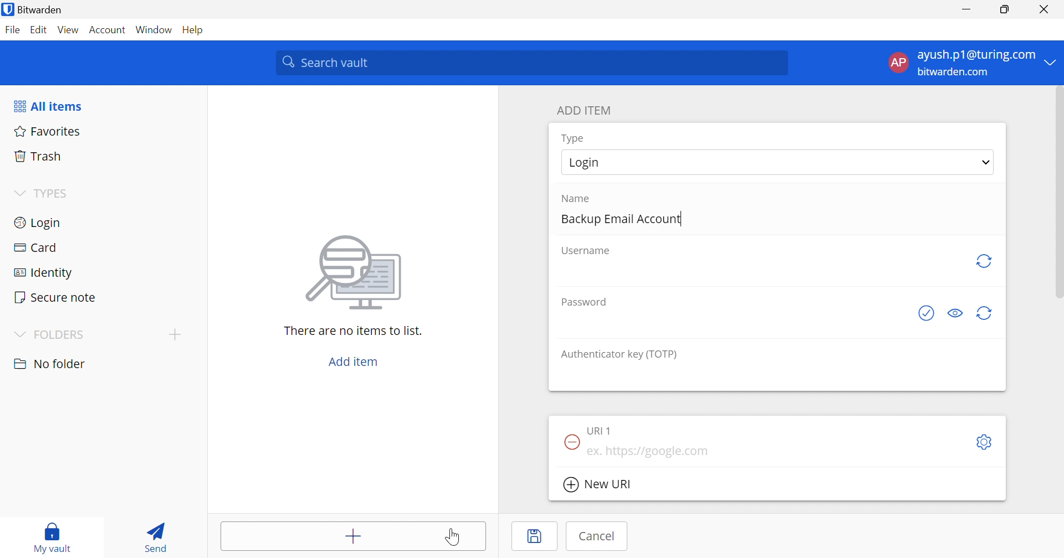  Describe the element at coordinates (50, 334) in the screenshot. I see `FOLDERS` at that location.